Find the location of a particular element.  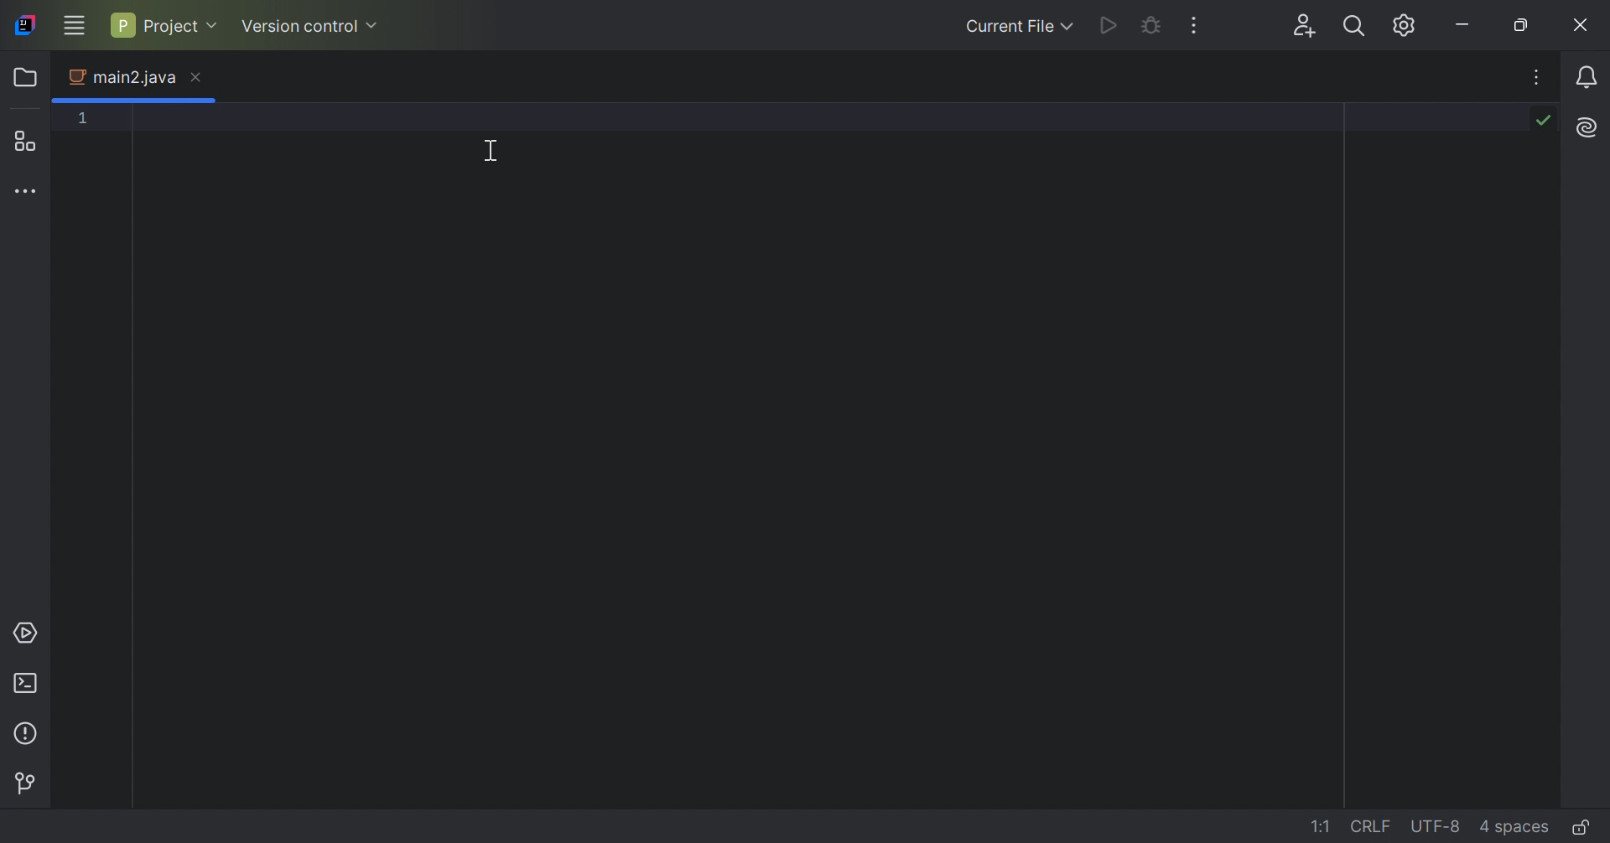

CRLF is located at coordinates (1373, 825).